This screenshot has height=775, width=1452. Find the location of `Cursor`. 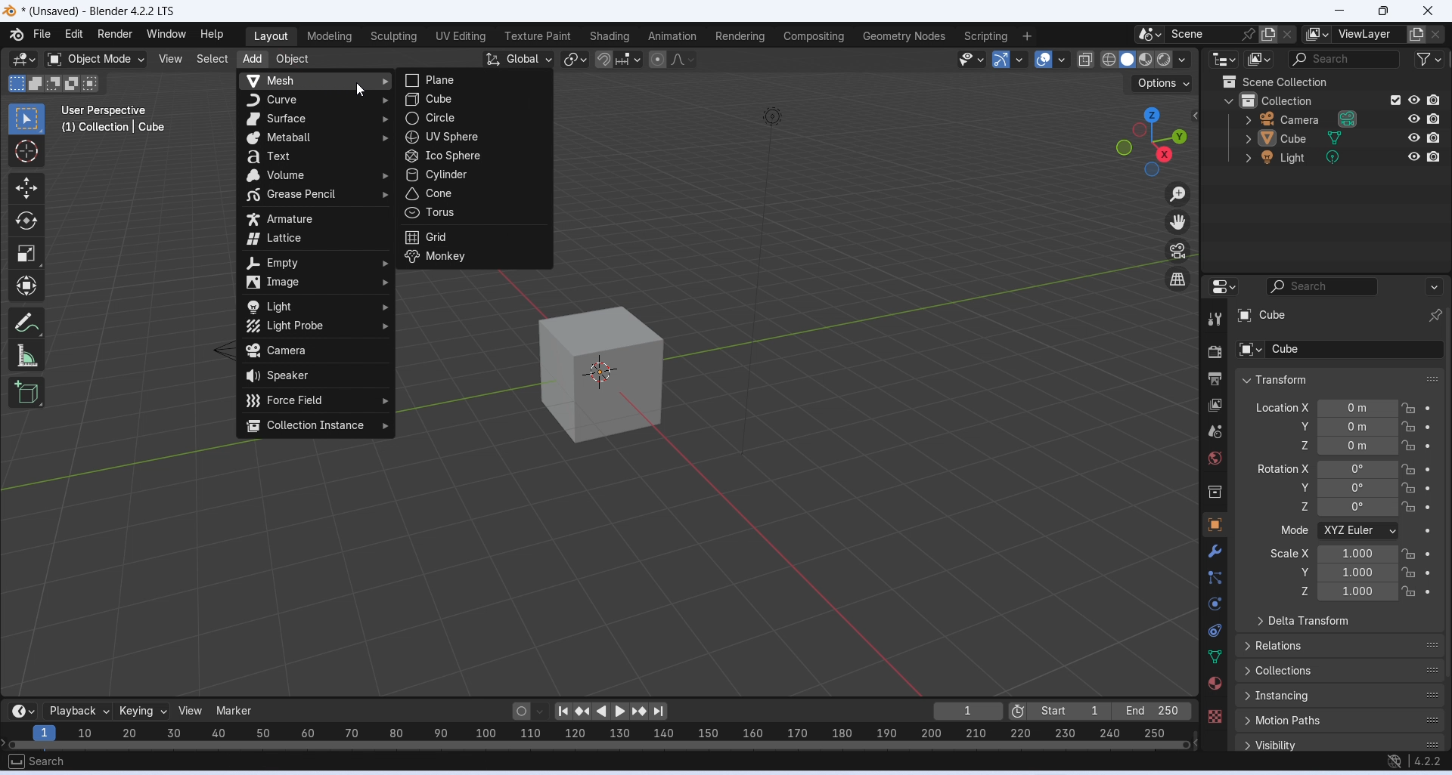

Cursor is located at coordinates (26, 151).